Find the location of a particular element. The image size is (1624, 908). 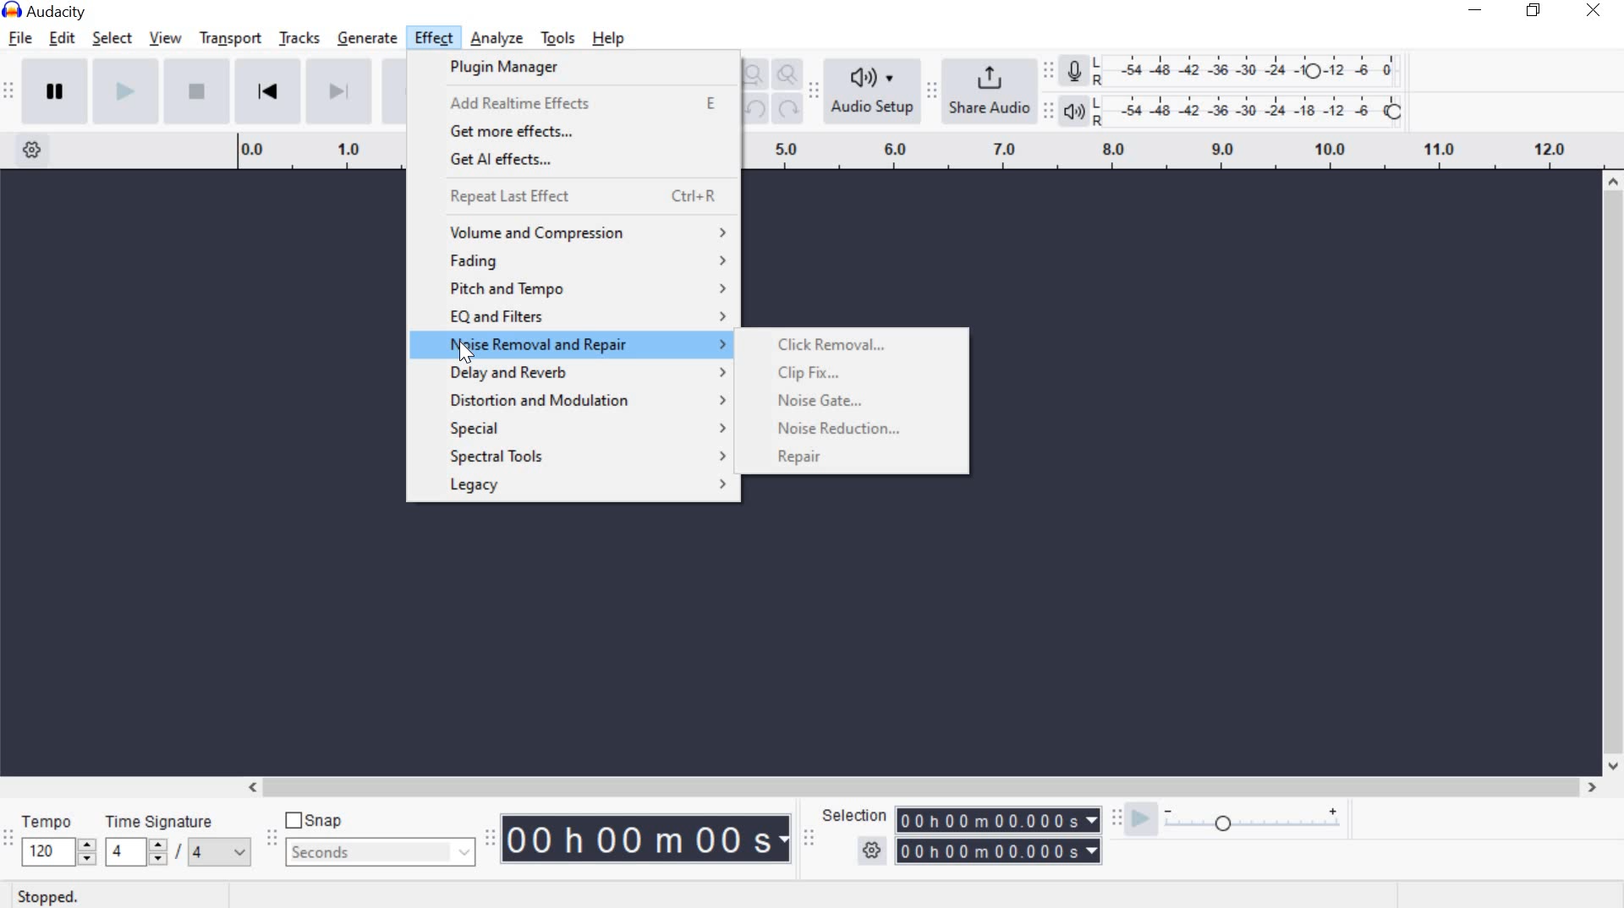

restore down is located at coordinates (1532, 9).